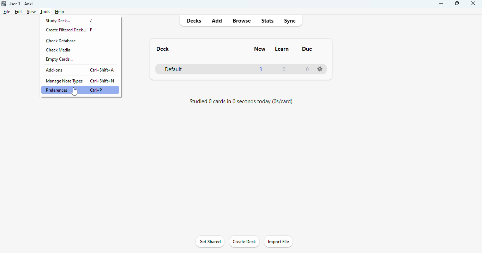  What do you see at coordinates (194, 20) in the screenshot?
I see `decks` at bounding box center [194, 20].